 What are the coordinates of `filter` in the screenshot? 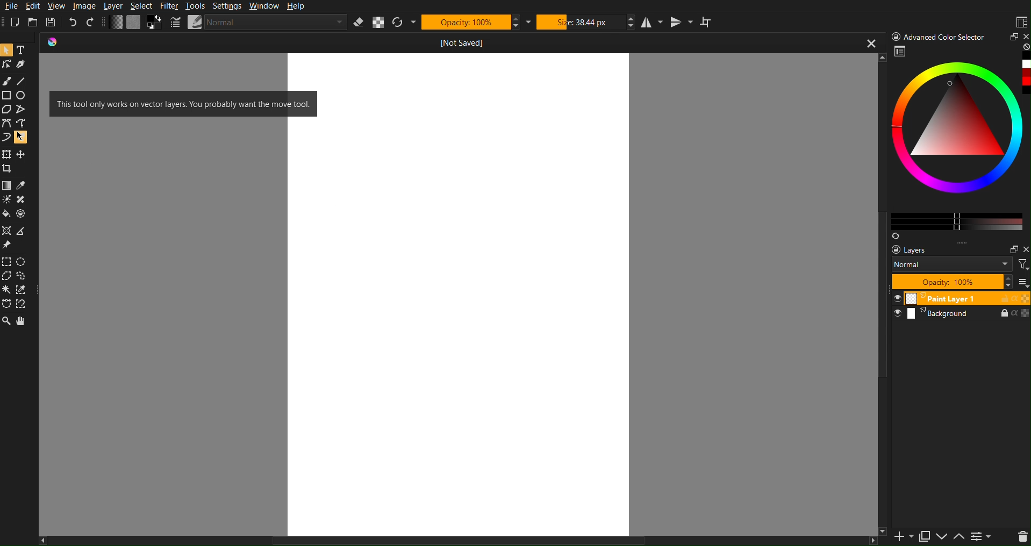 It's located at (1022, 264).